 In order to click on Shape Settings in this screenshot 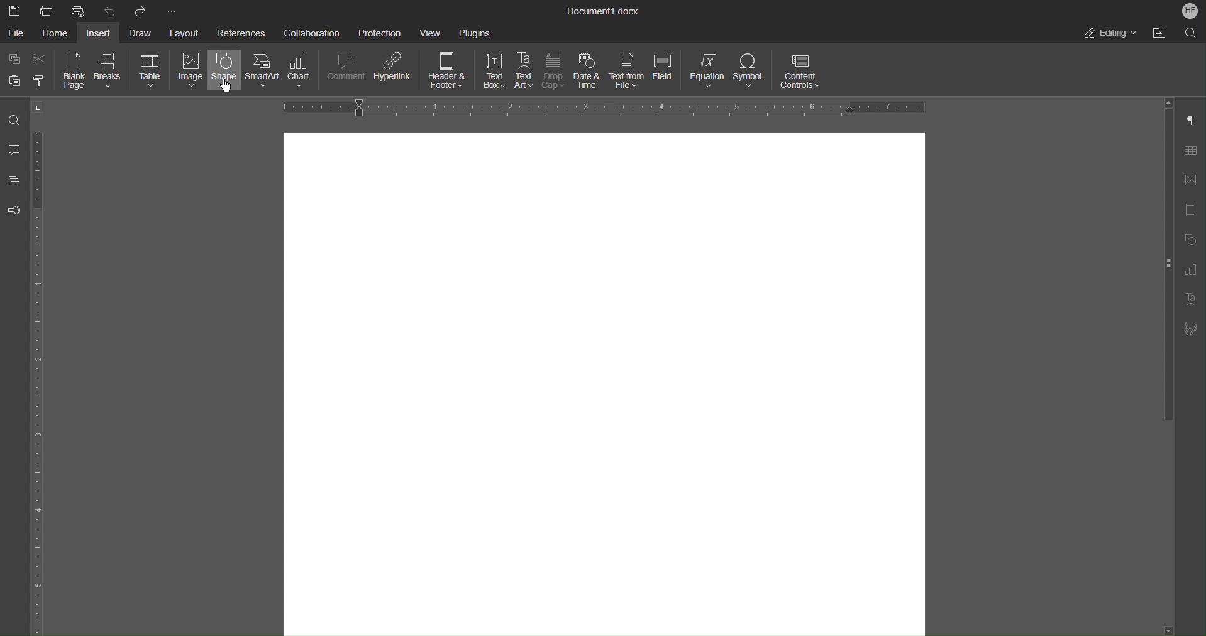, I will do `click(1193, 239)`.